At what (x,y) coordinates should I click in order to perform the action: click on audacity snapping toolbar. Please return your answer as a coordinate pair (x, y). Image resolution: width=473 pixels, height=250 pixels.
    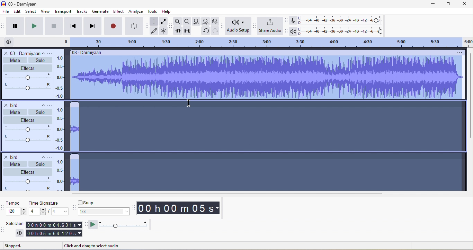
    Looking at the image, I should click on (73, 208).